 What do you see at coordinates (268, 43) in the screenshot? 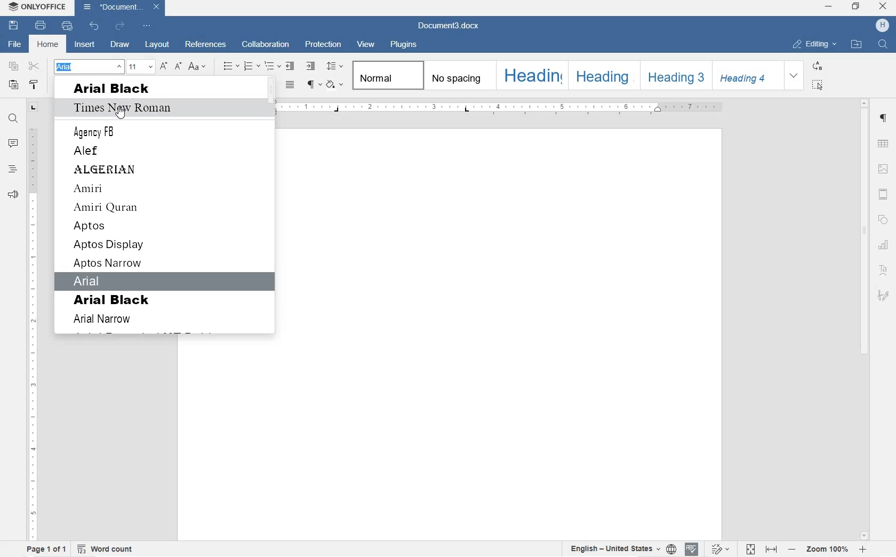
I see `COLLABORATION` at bounding box center [268, 43].